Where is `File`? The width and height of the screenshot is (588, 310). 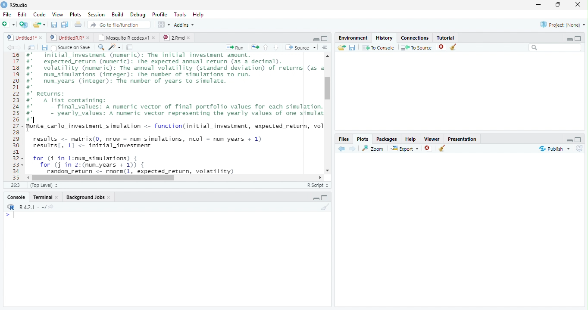
File is located at coordinates (6, 14).